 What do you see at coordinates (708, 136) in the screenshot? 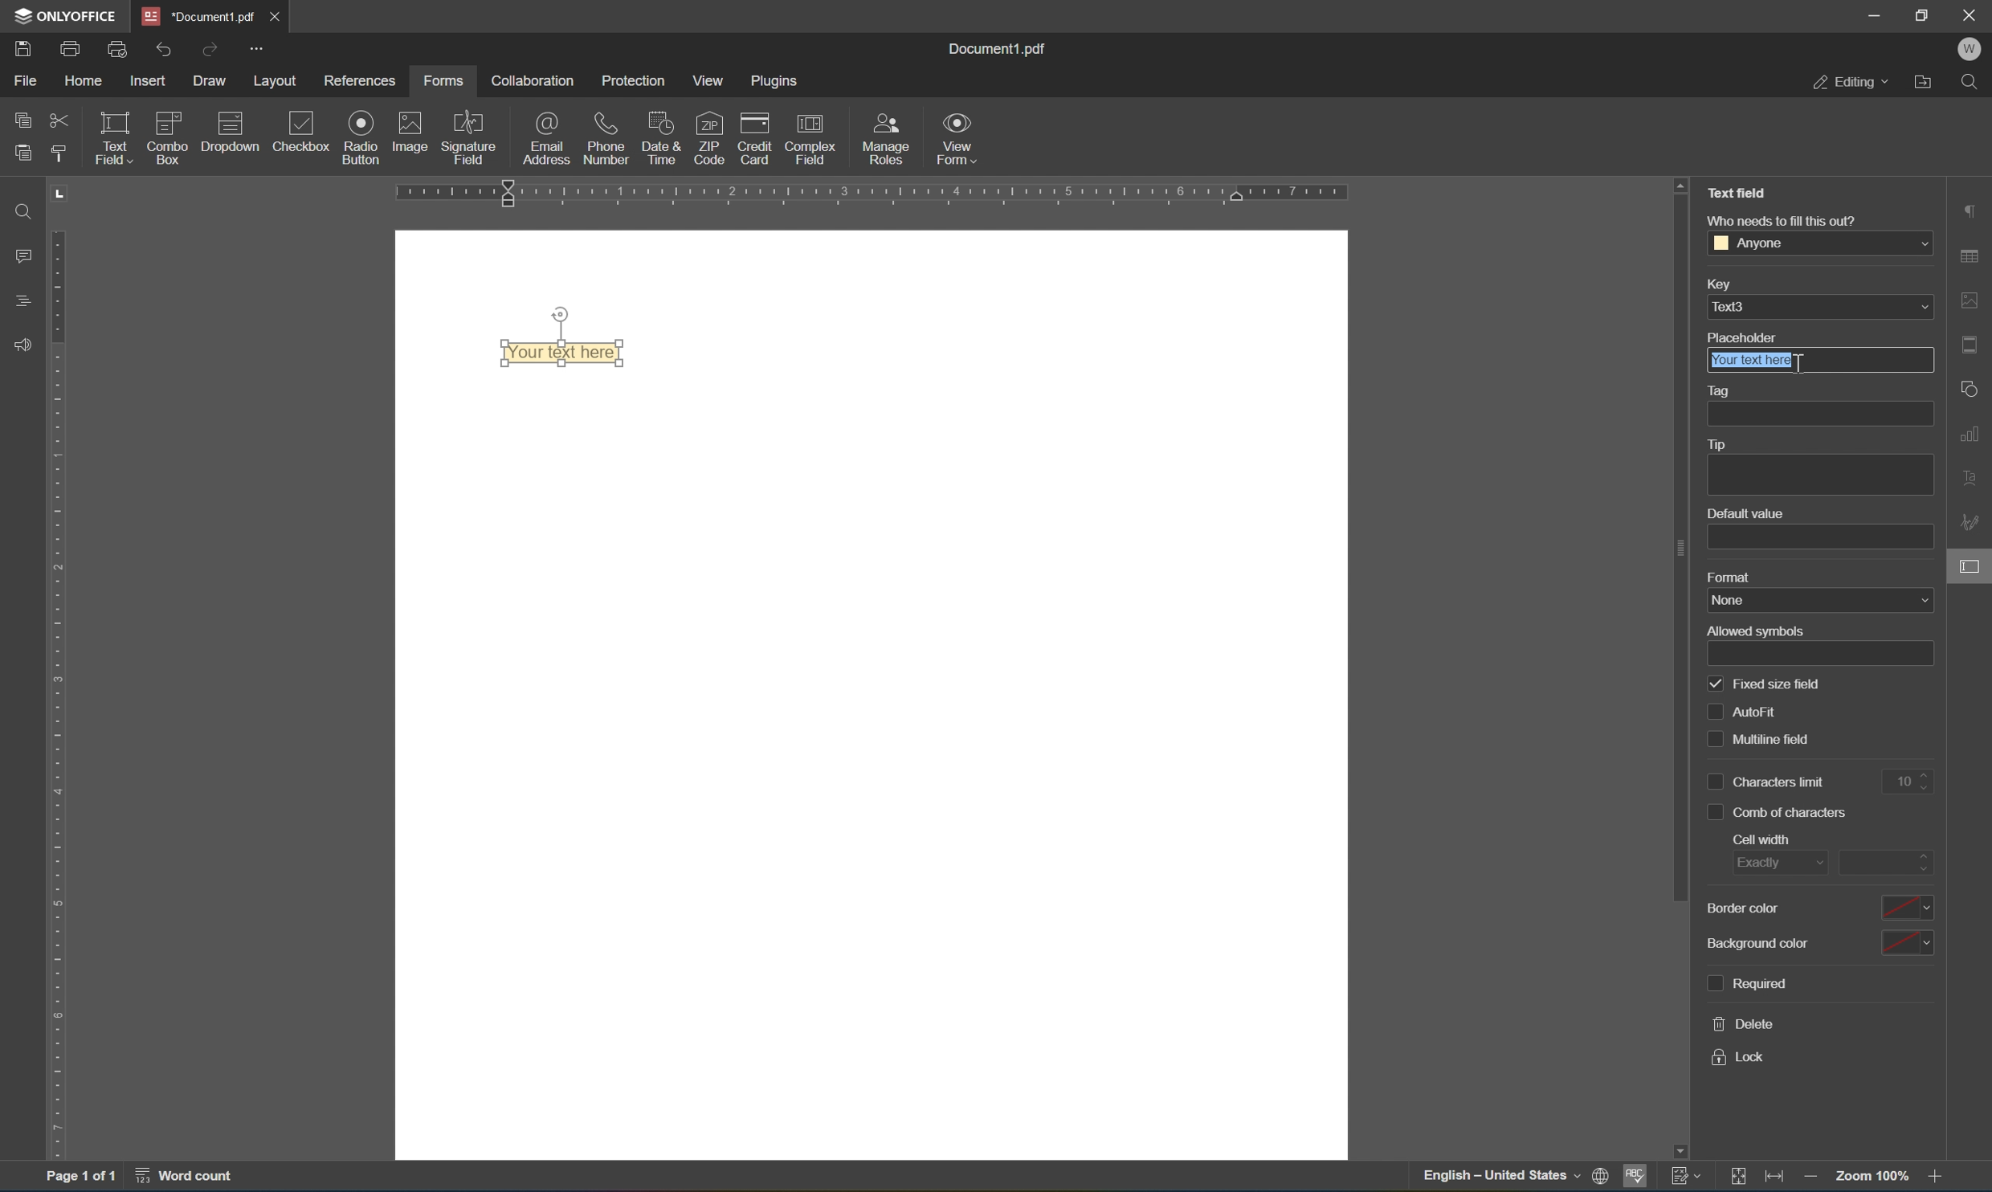
I see `ZIP code` at bounding box center [708, 136].